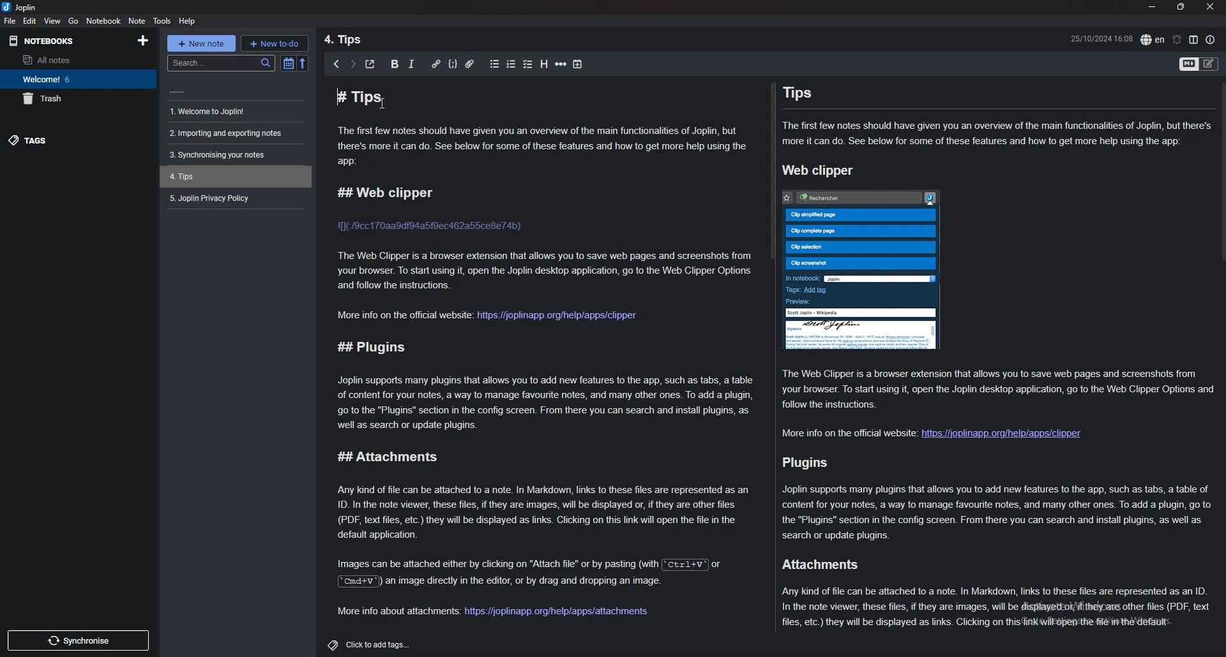 This screenshot has width=1226, height=657. What do you see at coordinates (862, 247) in the screenshot?
I see `Clip selection page` at bounding box center [862, 247].